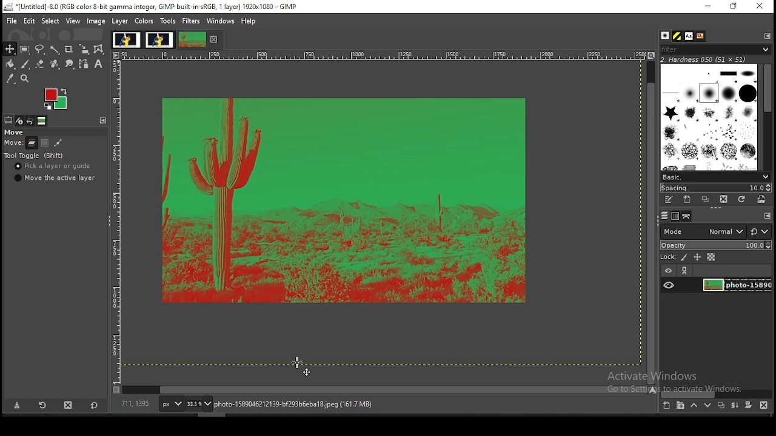 The height and width of the screenshot is (436, 776). What do you see at coordinates (219, 21) in the screenshot?
I see `windows` at bounding box center [219, 21].